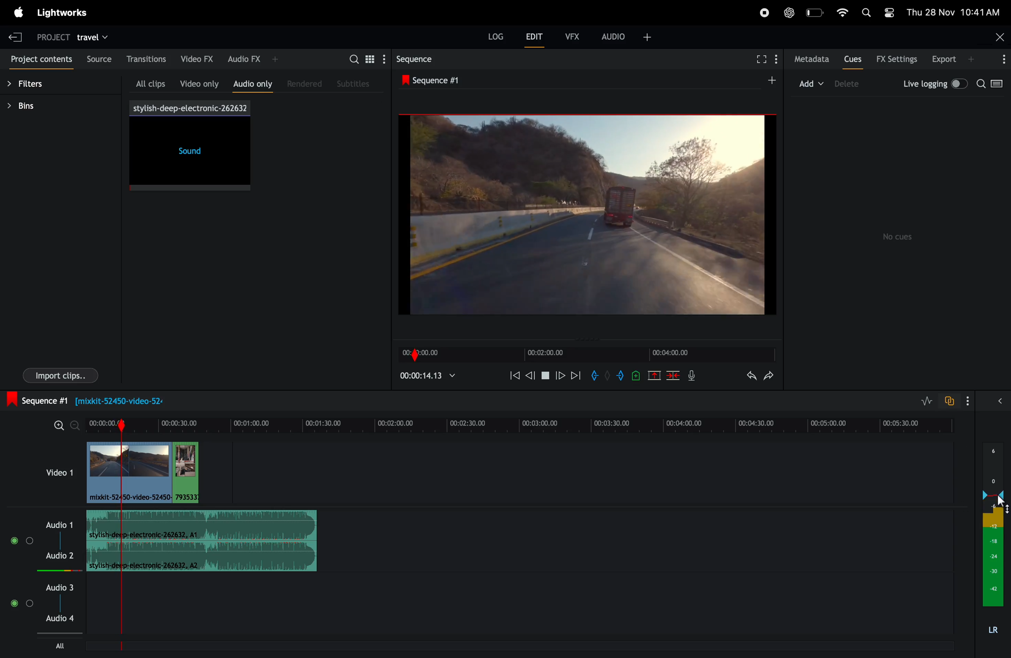  Describe the element at coordinates (36, 83) in the screenshot. I see `filters` at that location.